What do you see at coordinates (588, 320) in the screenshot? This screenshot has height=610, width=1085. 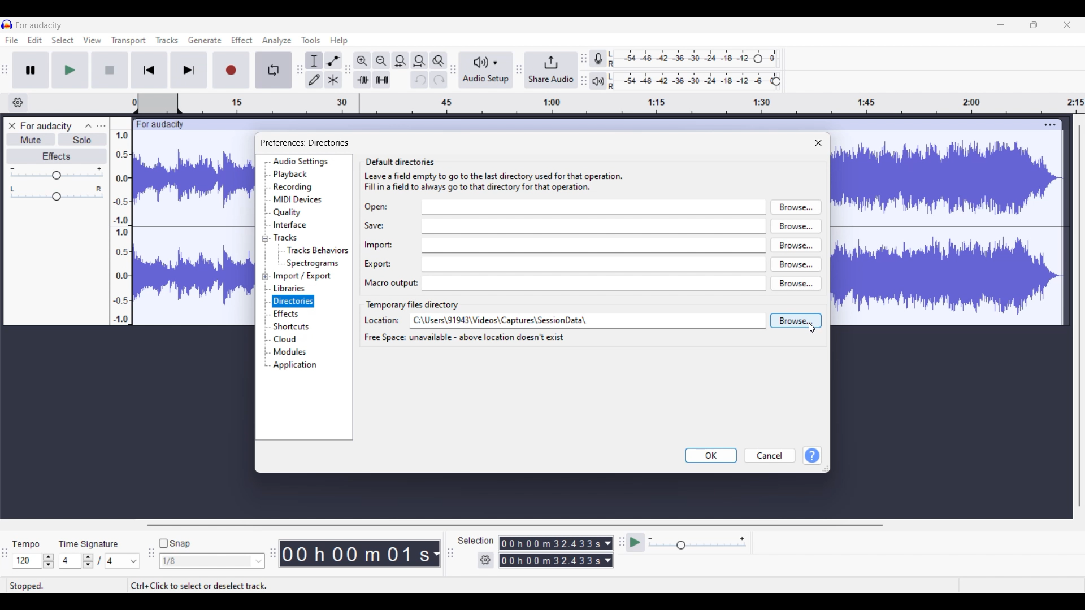 I see `Text box` at bounding box center [588, 320].